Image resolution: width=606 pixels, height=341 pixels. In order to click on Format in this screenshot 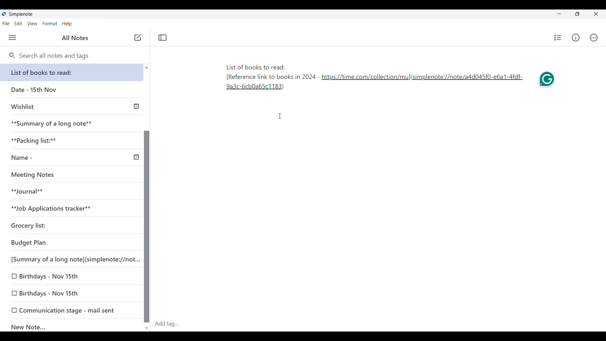, I will do `click(50, 24)`.